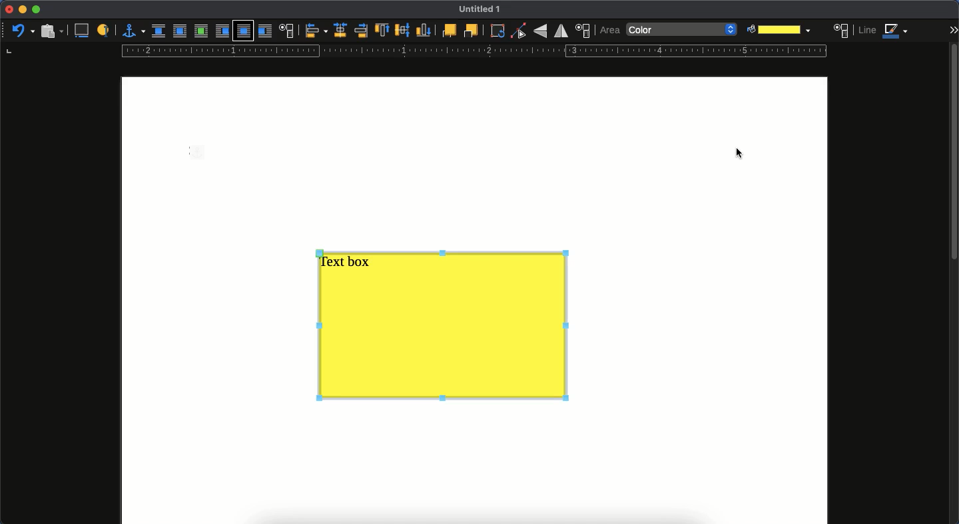 The width and height of the screenshot is (959, 524). I want to click on after, so click(266, 33).